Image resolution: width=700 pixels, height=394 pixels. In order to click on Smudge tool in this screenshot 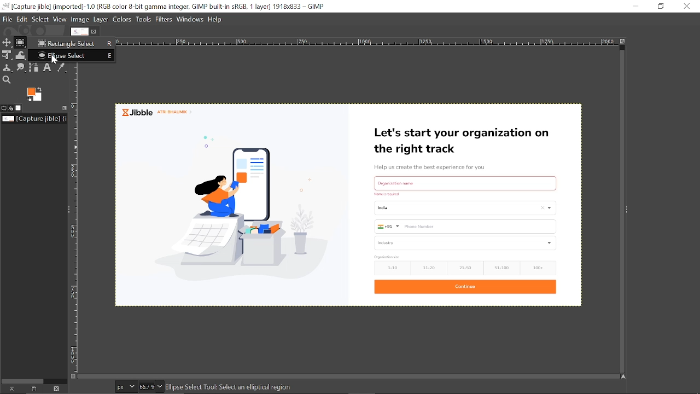, I will do `click(22, 67)`.